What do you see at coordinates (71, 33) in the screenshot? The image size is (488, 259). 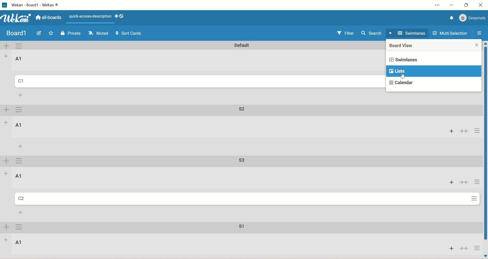 I see `private` at bounding box center [71, 33].